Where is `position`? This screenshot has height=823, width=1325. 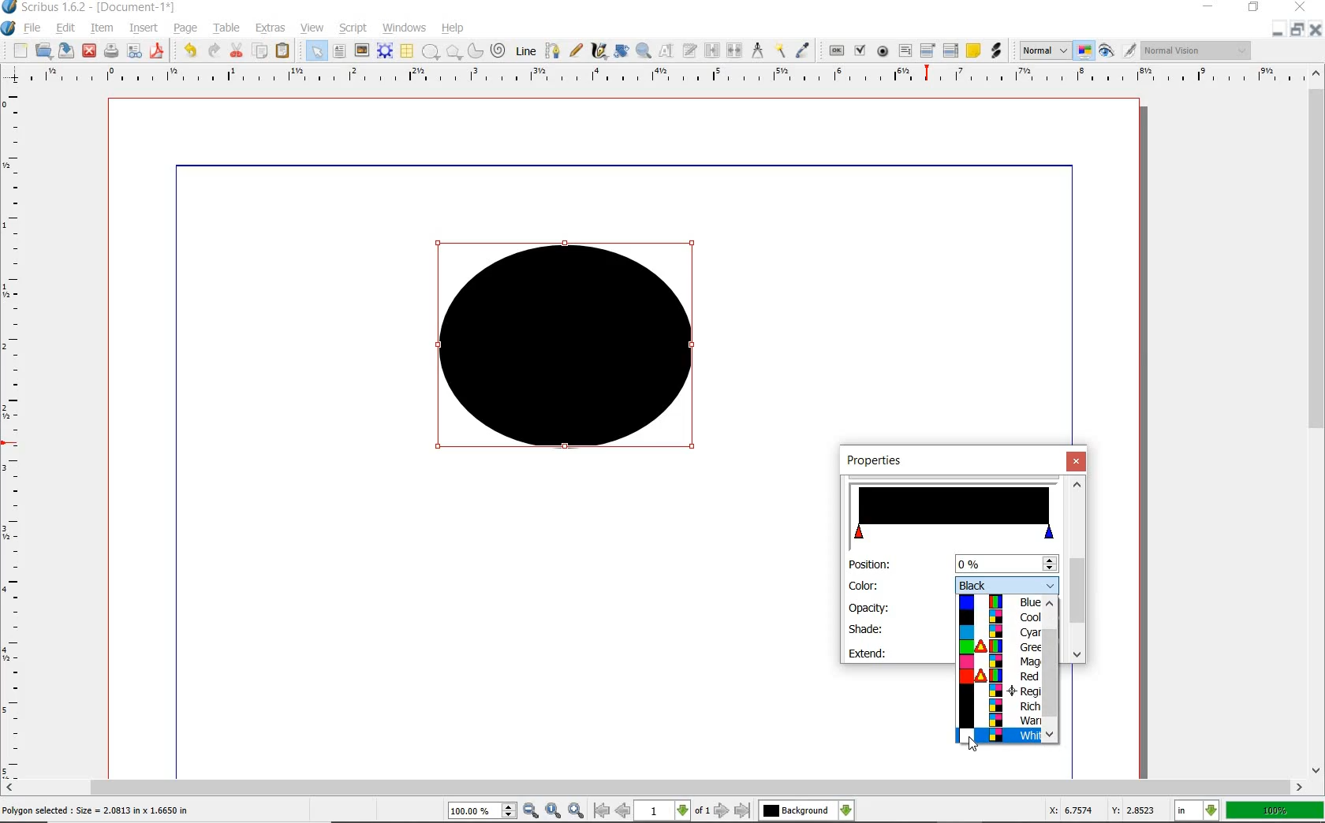 position is located at coordinates (868, 565).